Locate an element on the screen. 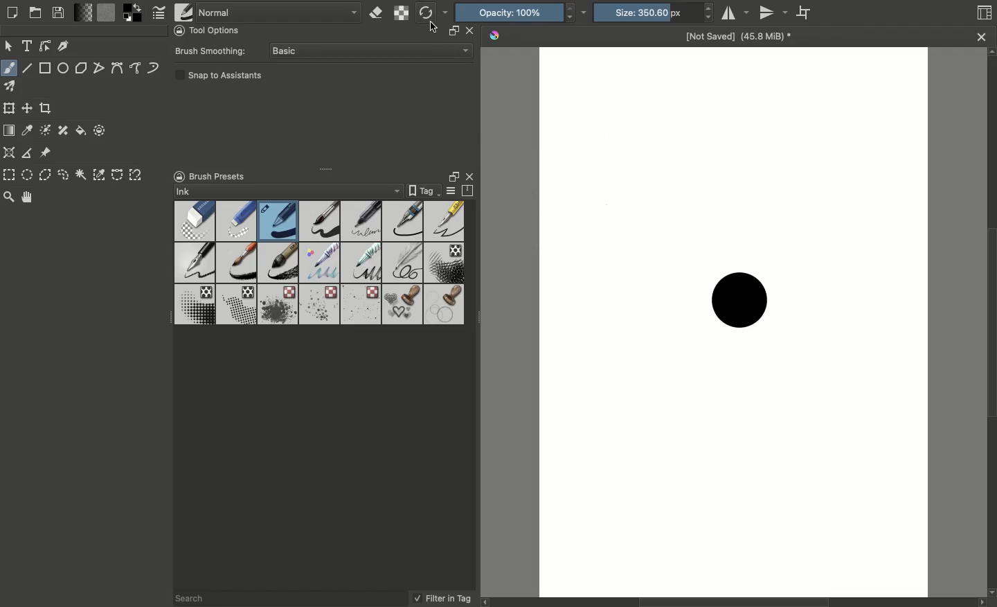 This screenshot has height=607, width=997. close is located at coordinates (982, 37).